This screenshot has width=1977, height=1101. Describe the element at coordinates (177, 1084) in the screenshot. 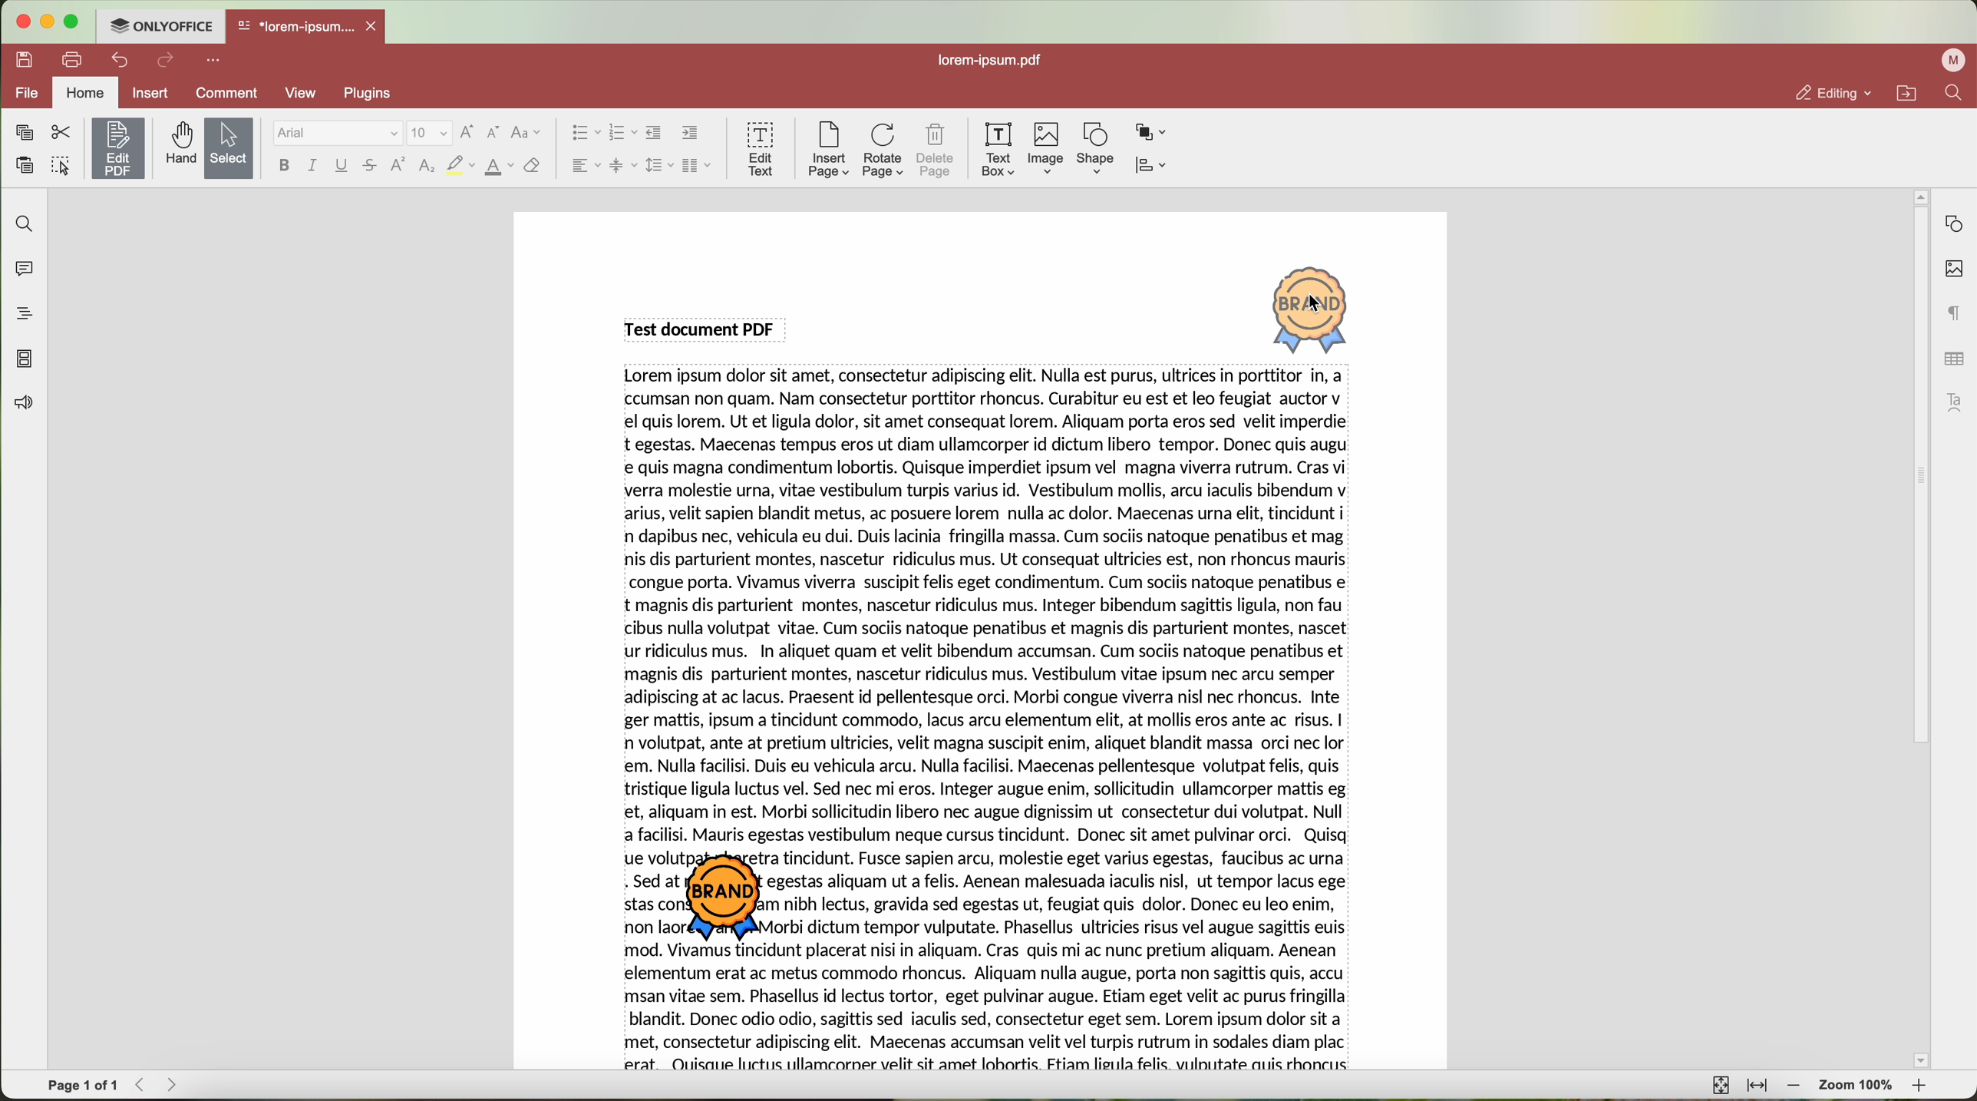

I see `Forward` at that location.